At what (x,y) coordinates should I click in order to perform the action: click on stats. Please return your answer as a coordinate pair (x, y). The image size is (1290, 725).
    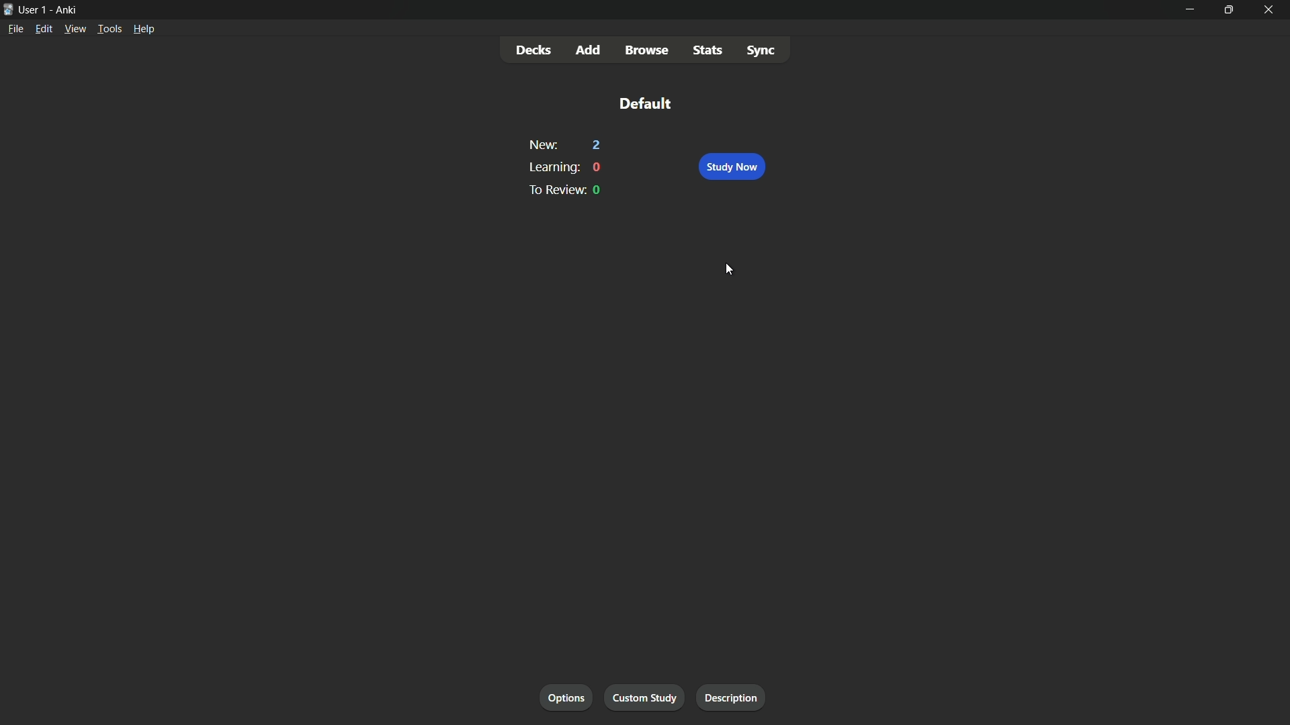
    Looking at the image, I should click on (707, 51).